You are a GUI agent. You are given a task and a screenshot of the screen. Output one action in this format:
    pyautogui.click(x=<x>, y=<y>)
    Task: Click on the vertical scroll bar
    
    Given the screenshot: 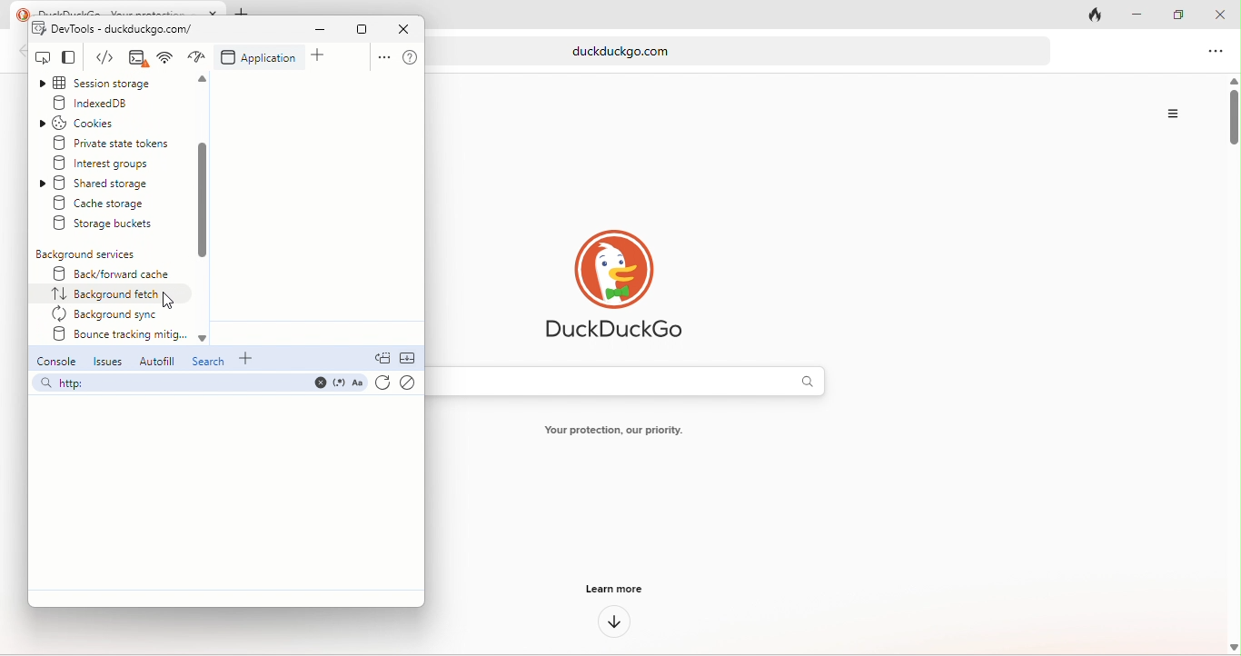 What is the action you would take?
    pyautogui.click(x=1232, y=121)
    